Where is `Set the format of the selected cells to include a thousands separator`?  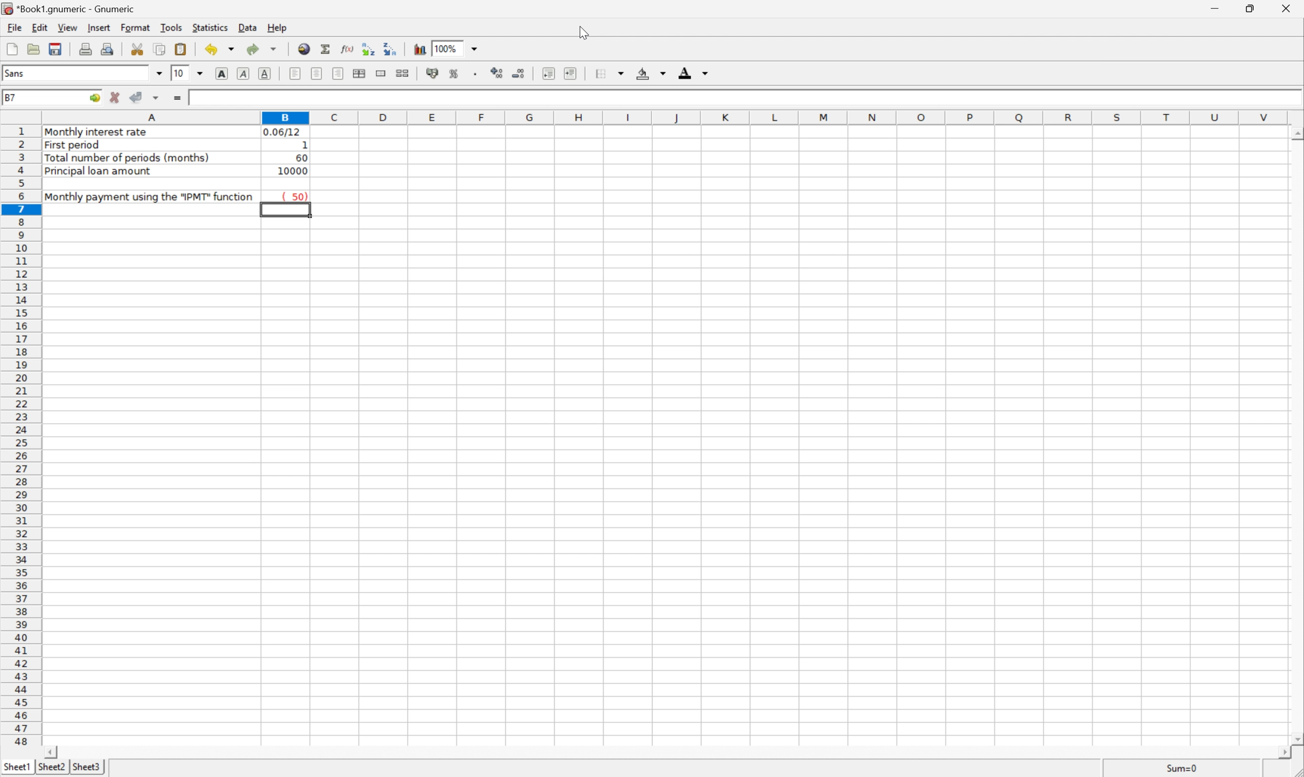 Set the format of the selected cells to include a thousands separator is located at coordinates (474, 73).